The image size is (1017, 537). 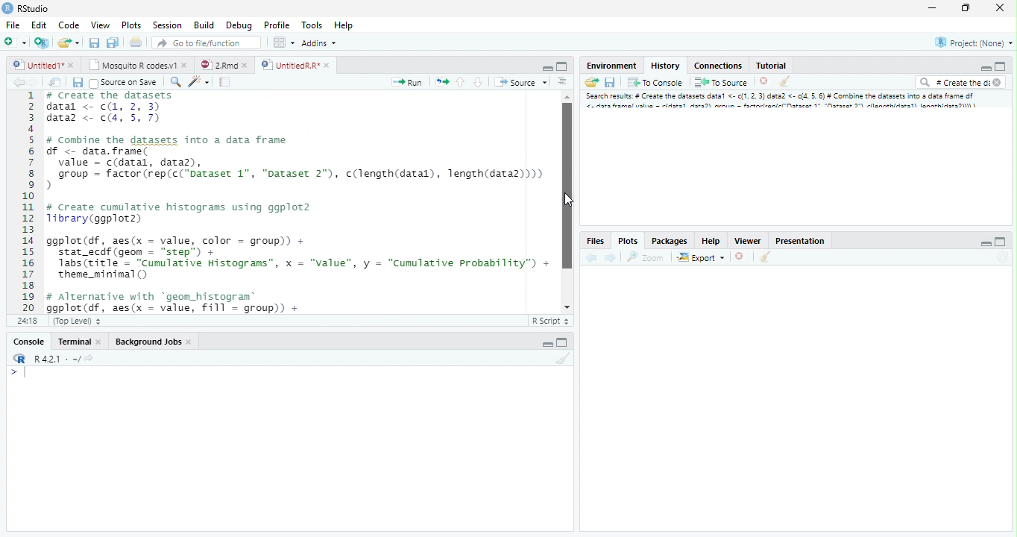 What do you see at coordinates (205, 25) in the screenshot?
I see `Build` at bounding box center [205, 25].